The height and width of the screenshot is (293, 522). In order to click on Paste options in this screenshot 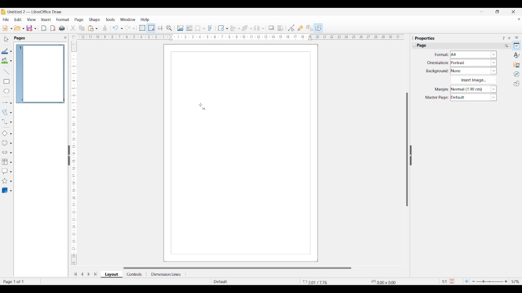, I will do `click(97, 28)`.